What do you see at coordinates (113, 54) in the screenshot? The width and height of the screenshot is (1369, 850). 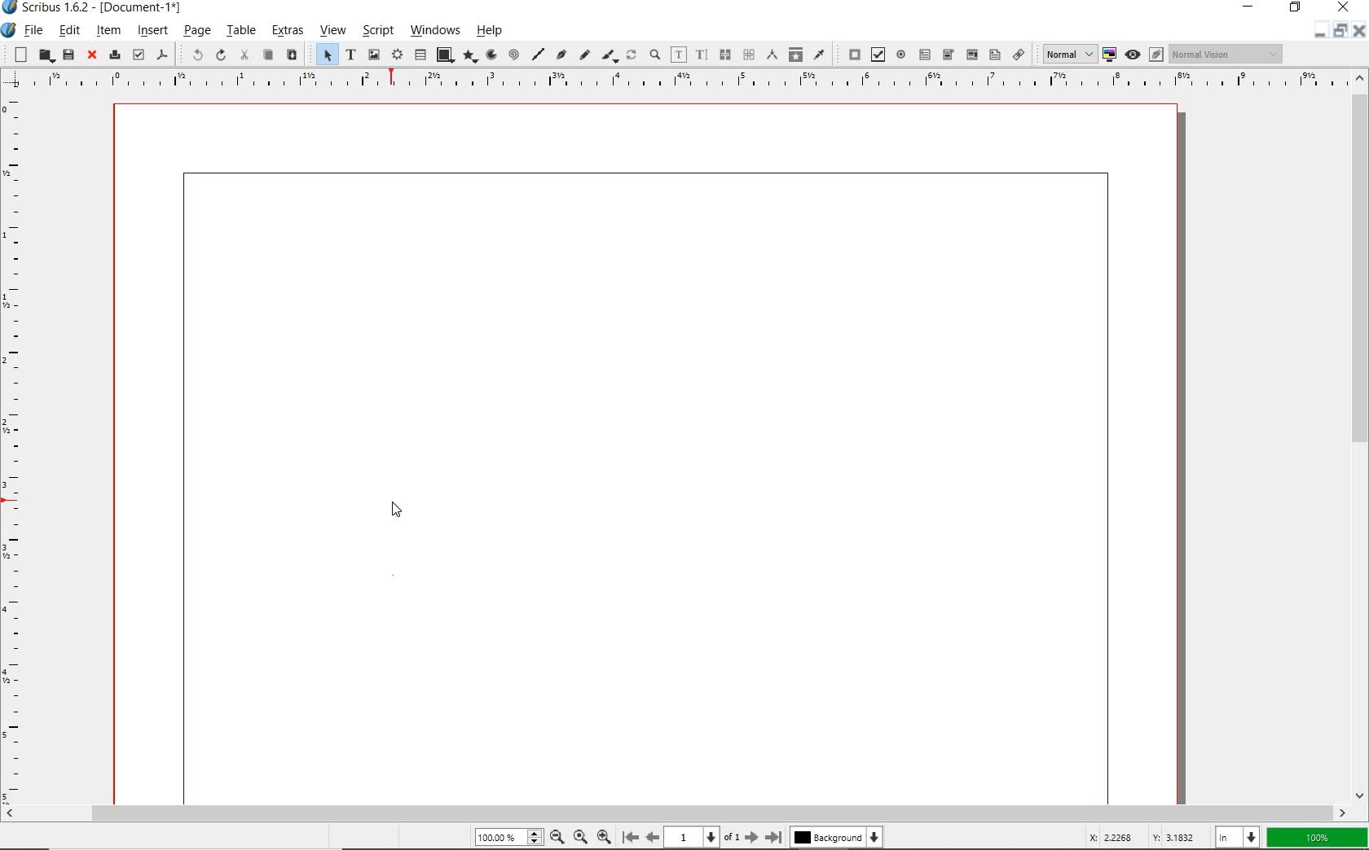 I see `print` at bounding box center [113, 54].